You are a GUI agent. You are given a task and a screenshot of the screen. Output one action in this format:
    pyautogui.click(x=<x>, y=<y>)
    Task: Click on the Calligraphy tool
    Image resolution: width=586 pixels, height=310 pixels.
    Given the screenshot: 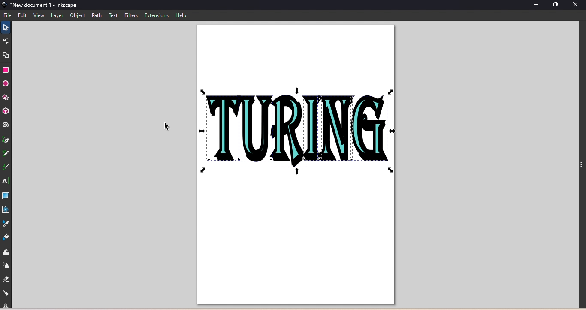 What is the action you would take?
    pyautogui.click(x=7, y=168)
    